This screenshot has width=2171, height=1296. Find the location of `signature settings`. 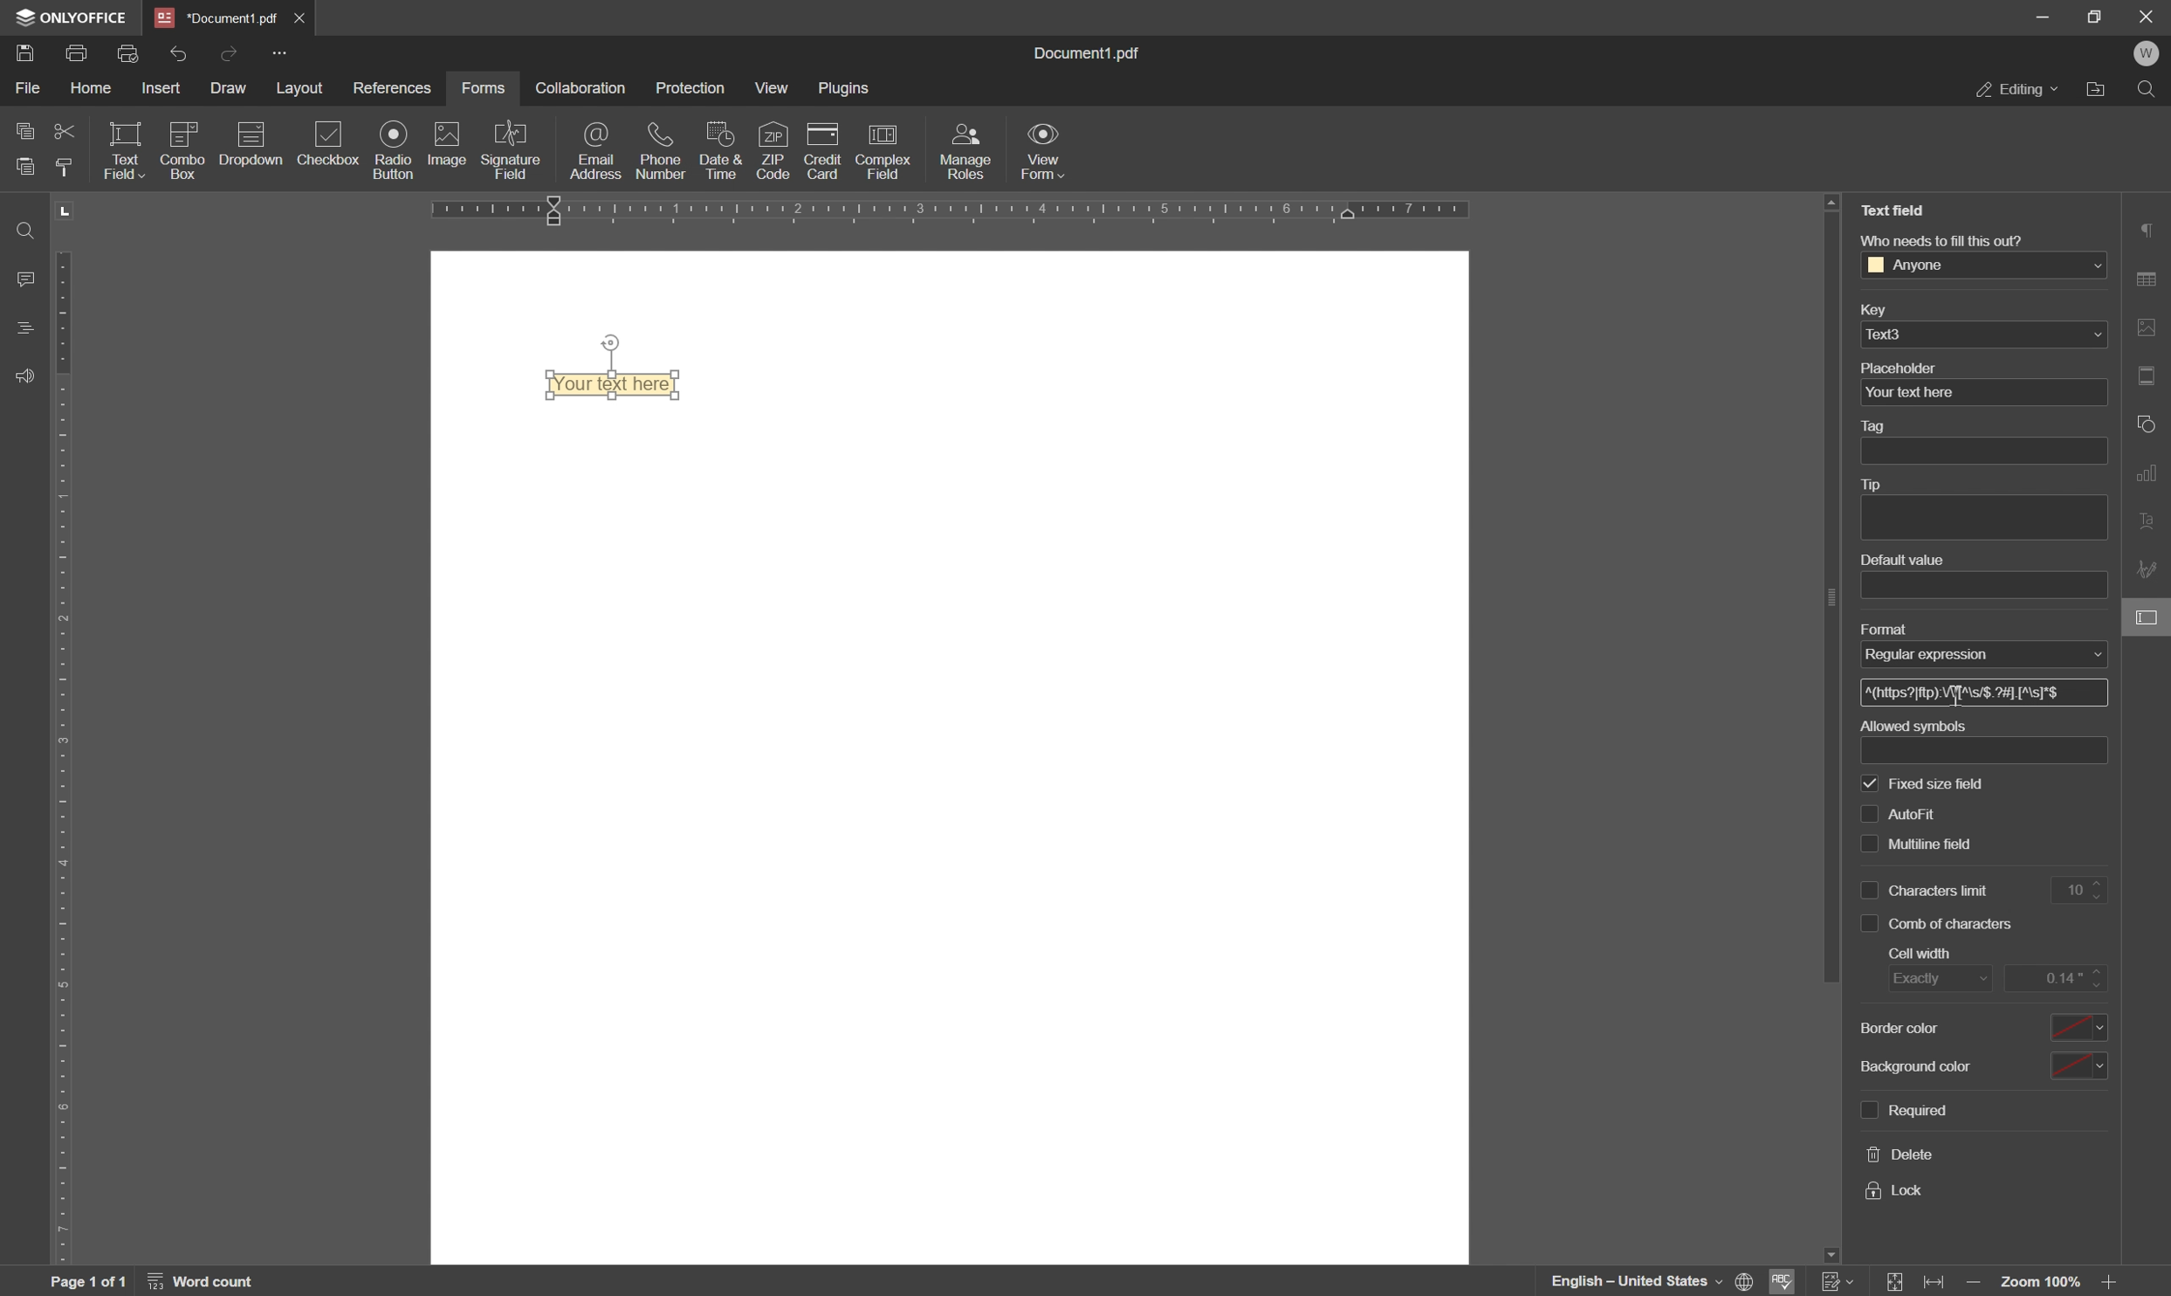

signature settings is located at coordinates (2149, 570).